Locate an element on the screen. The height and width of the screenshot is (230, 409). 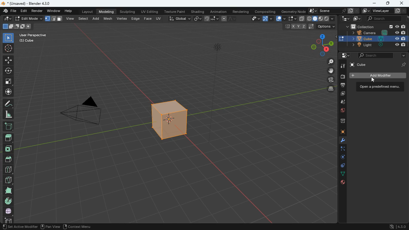
mesh is located at coordinates (109, 18).